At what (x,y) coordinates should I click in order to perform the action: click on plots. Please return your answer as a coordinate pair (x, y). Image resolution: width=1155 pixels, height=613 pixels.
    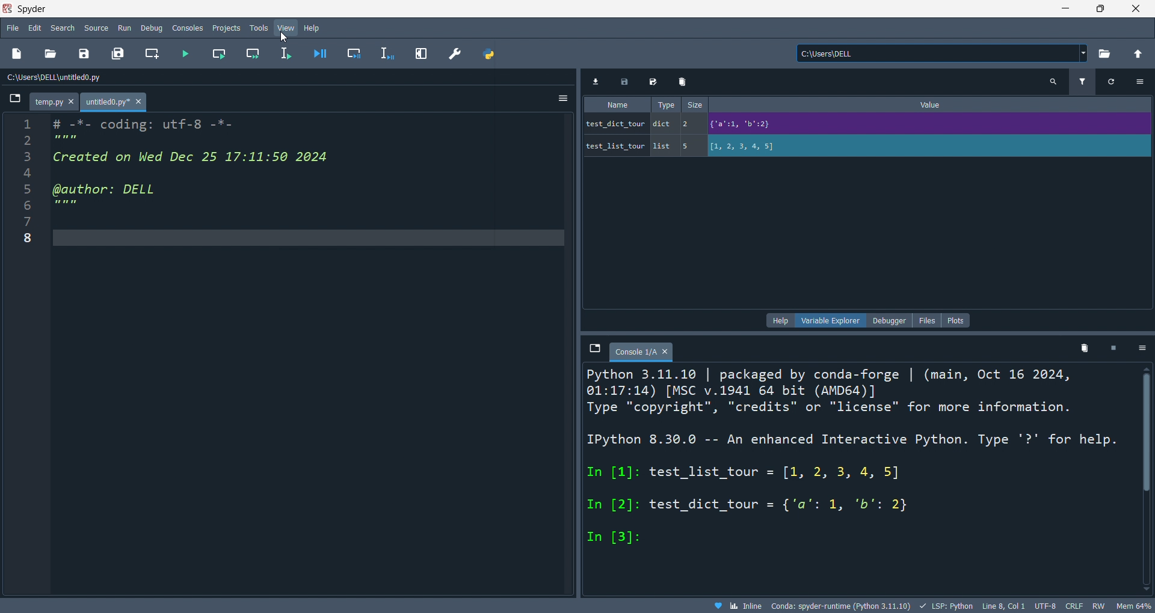
    Looking at the image, I should click on (956, 320).